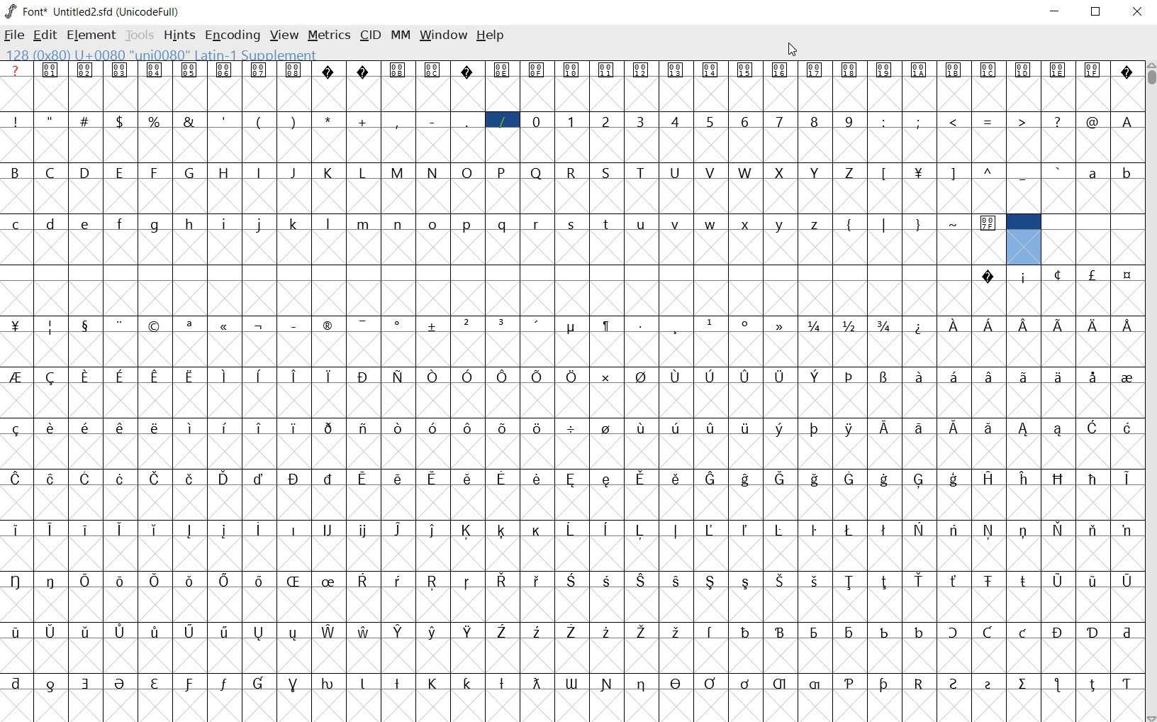 The width and height of the screenshot is (1157, 722). What do you see at coordinates (1056, 120) in the screenshot?
I see `?` at bounding box center [1056, 120].